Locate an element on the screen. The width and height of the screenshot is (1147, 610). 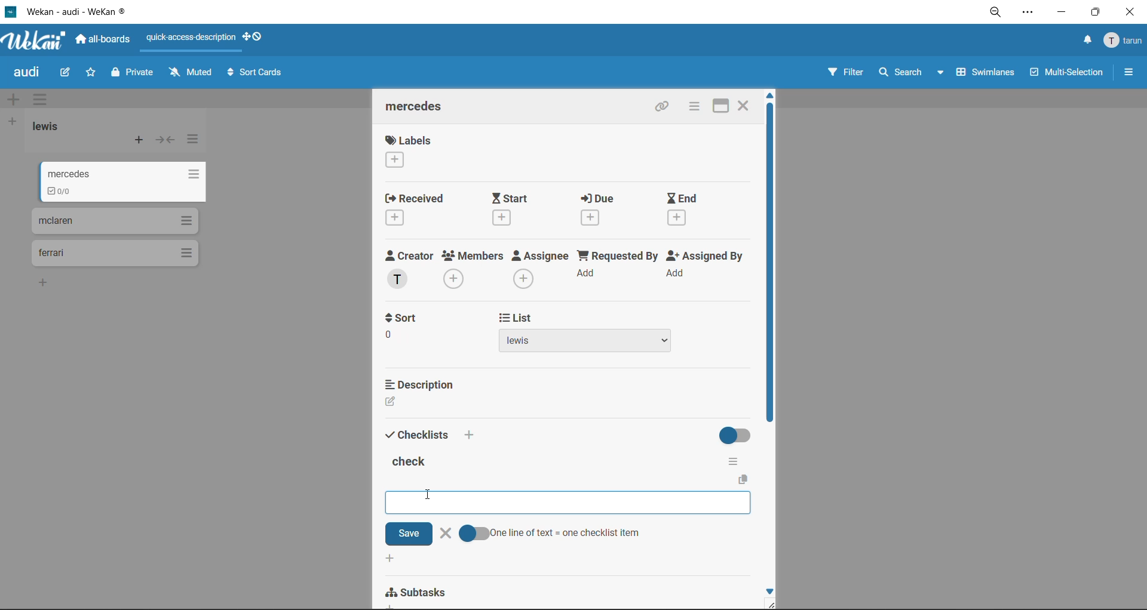
list actions is located at coordinates (192, 139).